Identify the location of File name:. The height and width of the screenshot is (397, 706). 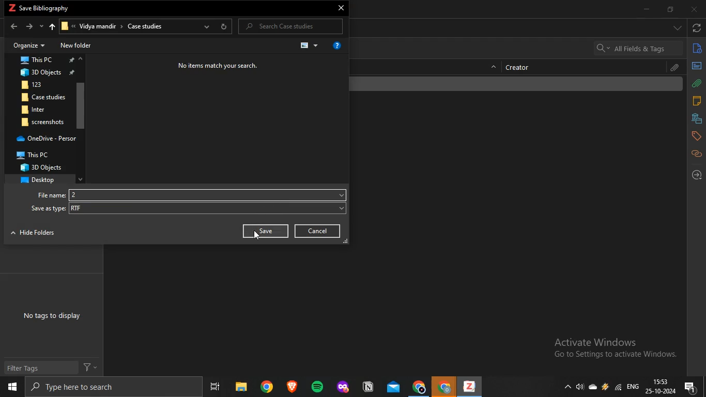
(53, 197).